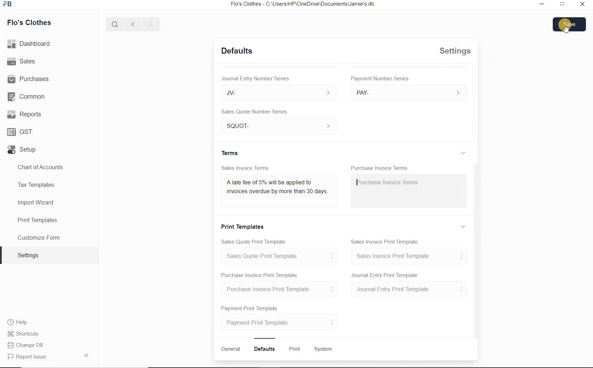 The width and height of the screenshot is (593, 368). Describe the element at coordinates (381, 79) in the screenshot. I see `Payment Number Series` at that location.